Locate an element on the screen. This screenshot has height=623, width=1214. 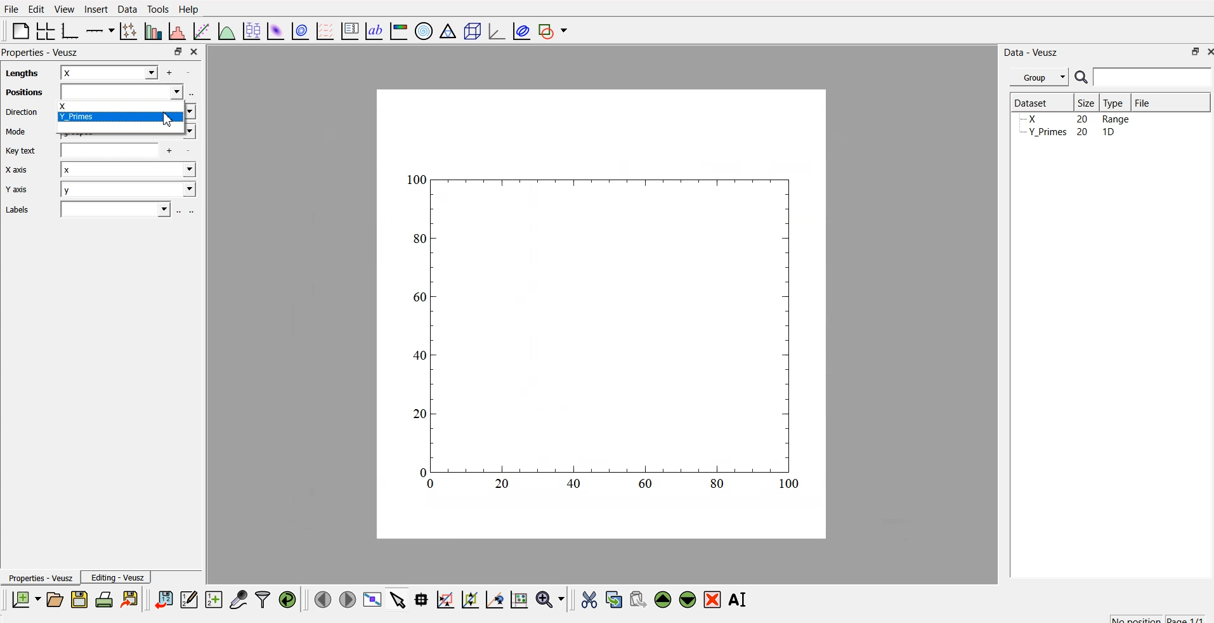
| Size is located at coordinates (1087, 102).